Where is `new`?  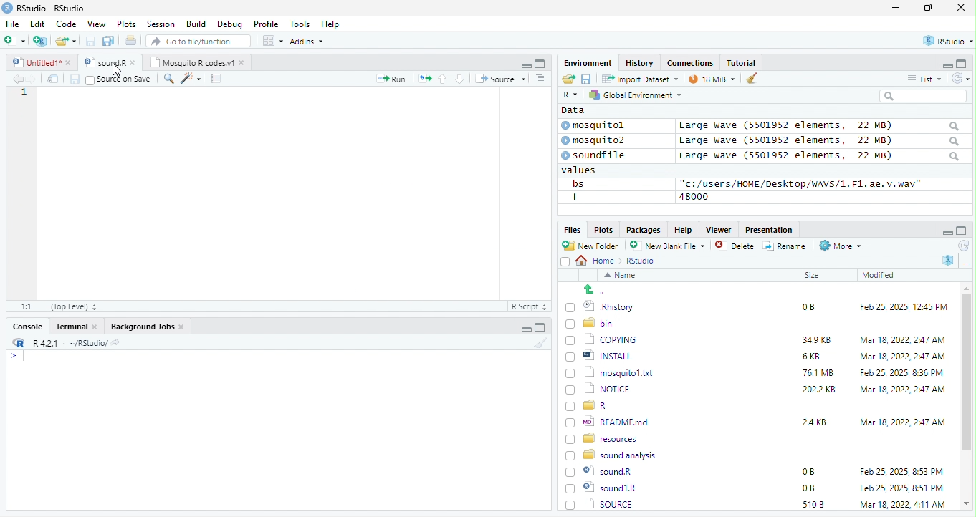
new is located at coordinates (14, 39).